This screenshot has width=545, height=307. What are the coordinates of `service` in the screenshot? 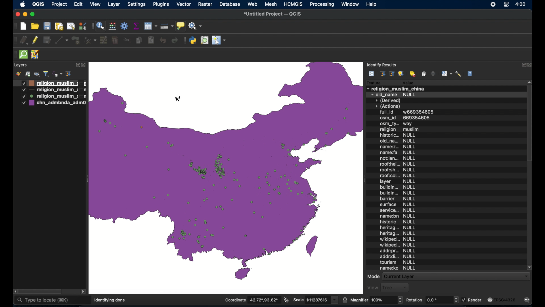 It's located at (396, 210).